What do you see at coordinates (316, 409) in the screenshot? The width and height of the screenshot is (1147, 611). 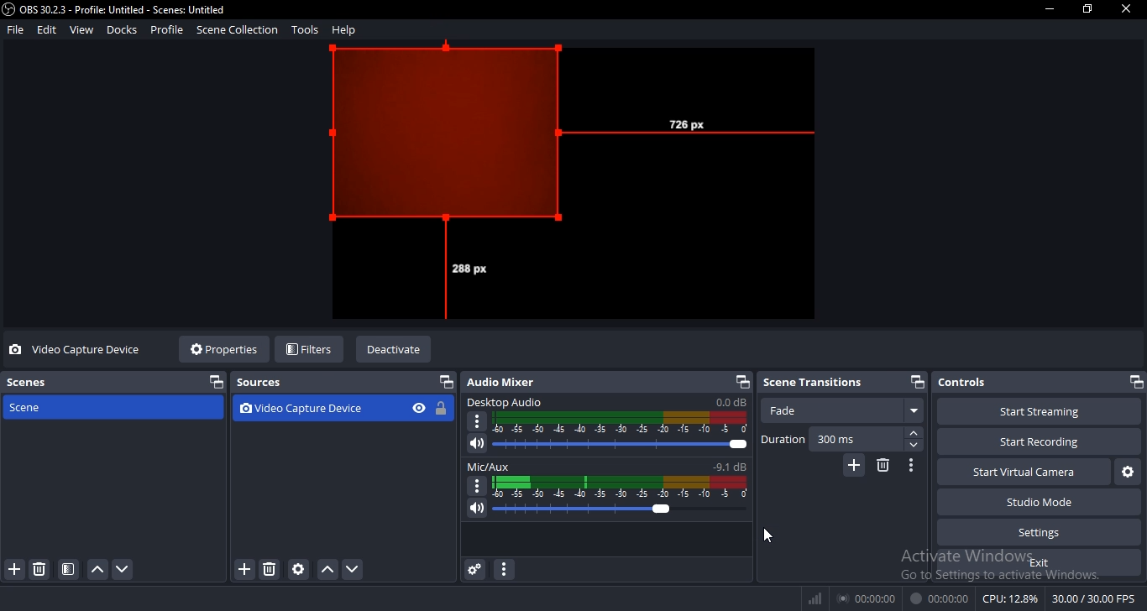 I see `video capture device` at bounding box center [316, 409].